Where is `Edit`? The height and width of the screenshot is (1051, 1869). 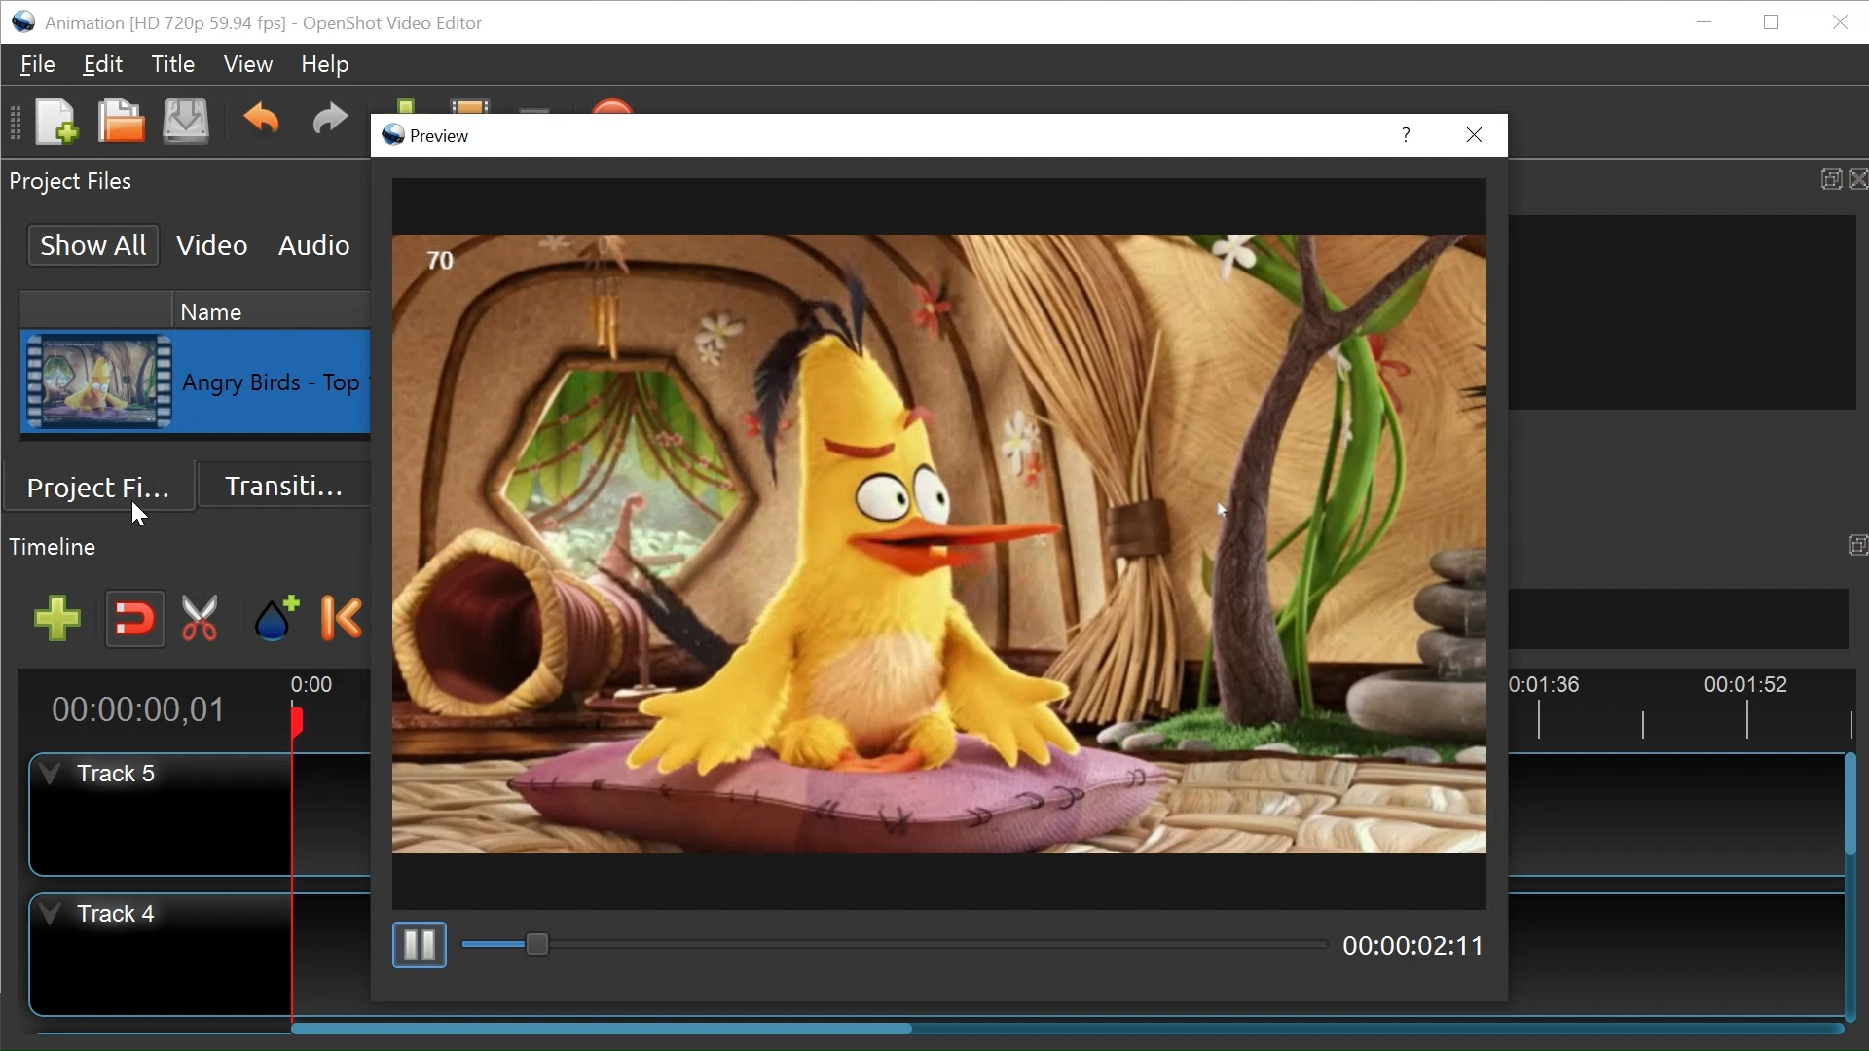
Edit is located at coordinates (104, 65).